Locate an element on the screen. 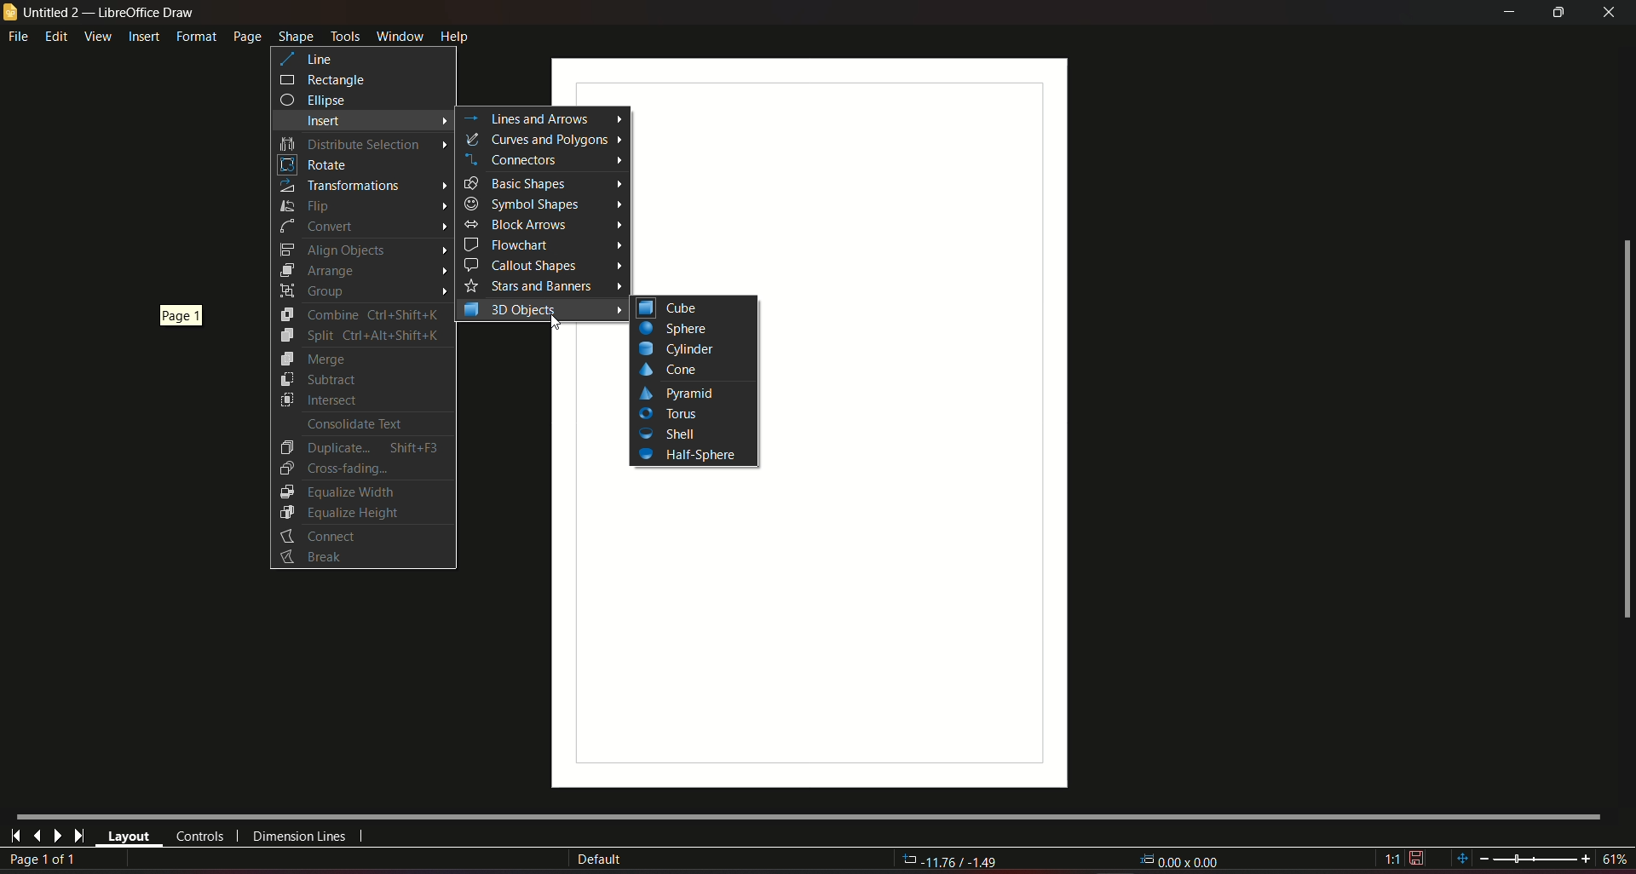  shape is located at coordinates (295, 34).